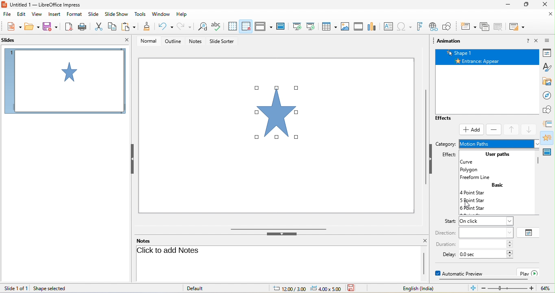 This screenshot has height=293, width=555. Describe the element at coordinates (234, 26) in the screenshot. I see `display to grid` at that location.